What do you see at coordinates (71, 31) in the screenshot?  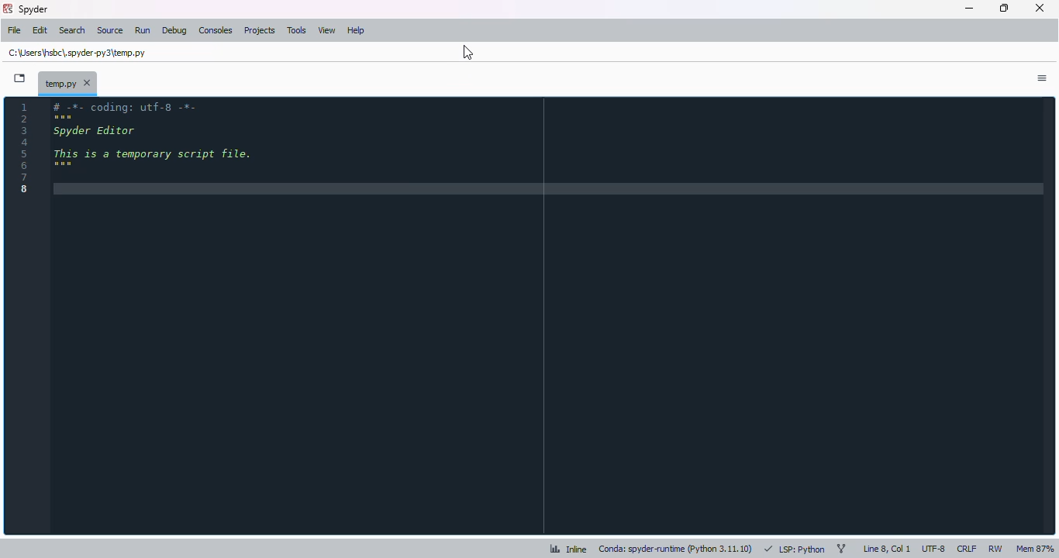 I see `search` at bounding box center [71, 31].